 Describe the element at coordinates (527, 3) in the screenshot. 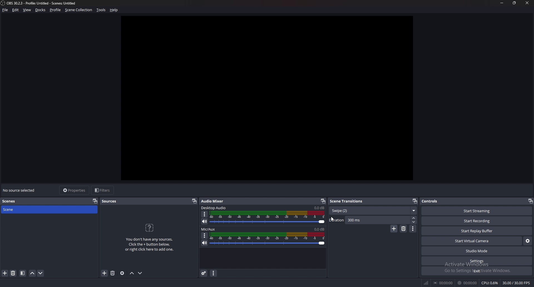

I see `close` at that location.